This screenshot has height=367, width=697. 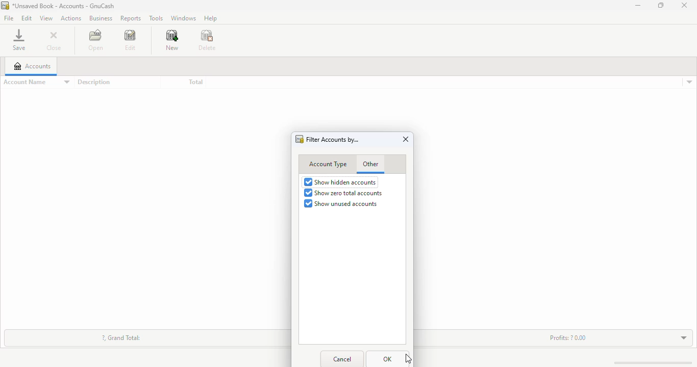 I want to click on cursor, so click(x=409, y=359).